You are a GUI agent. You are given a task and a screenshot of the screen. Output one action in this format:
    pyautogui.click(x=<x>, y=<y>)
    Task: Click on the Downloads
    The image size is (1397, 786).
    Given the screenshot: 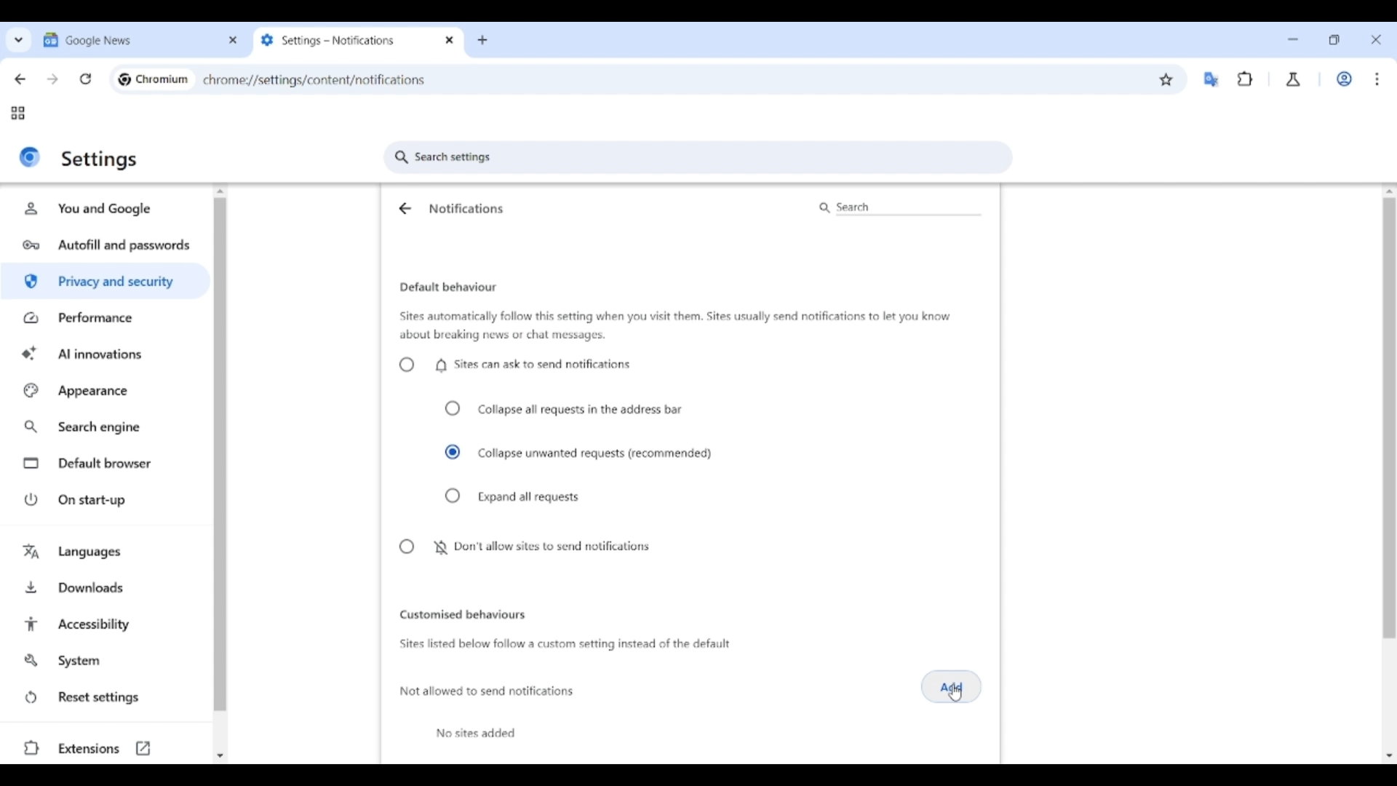 What is the action you would take?
    pyautogui.click(x=107, y=586)
    